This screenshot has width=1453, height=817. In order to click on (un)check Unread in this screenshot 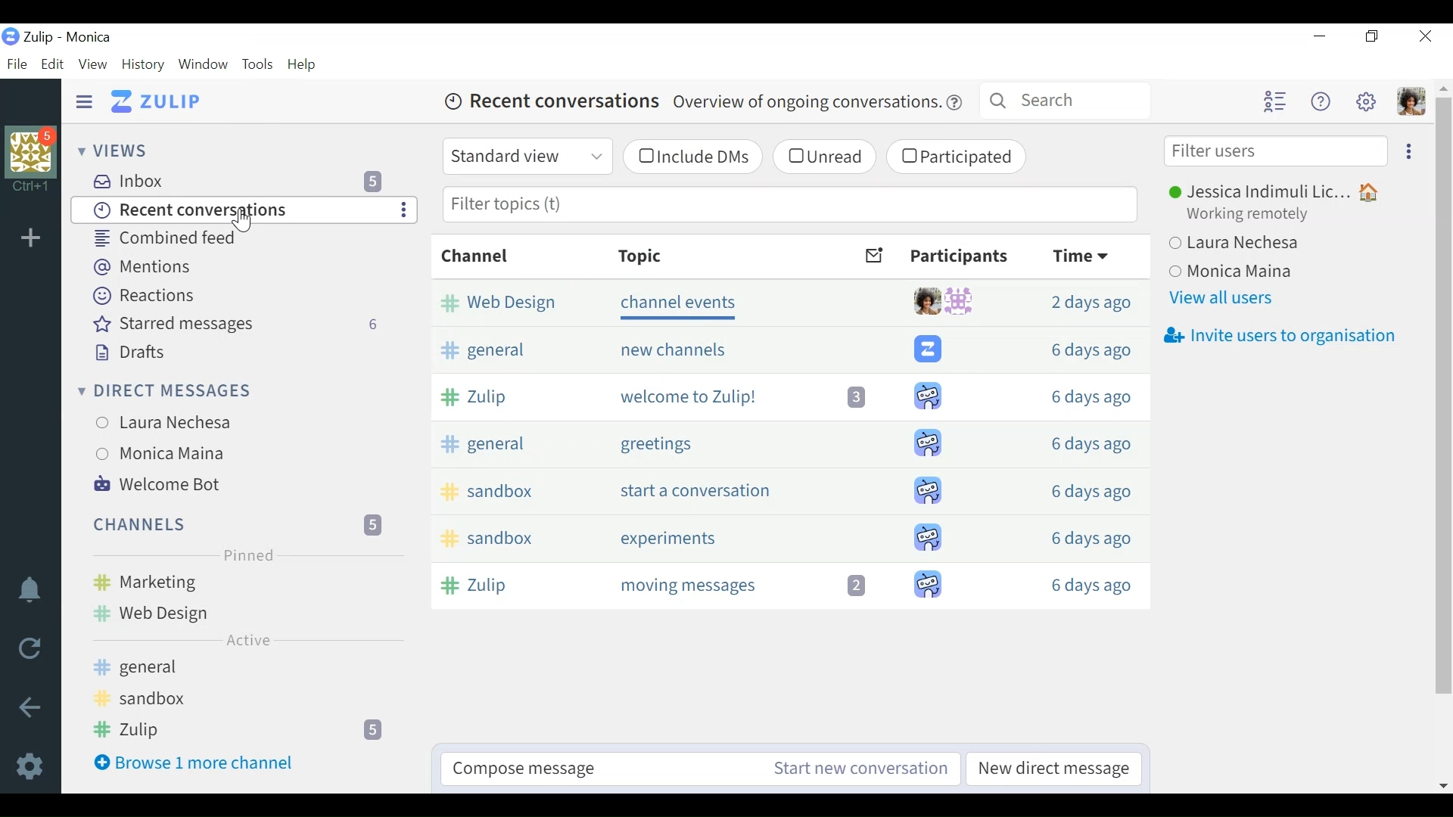, I will do `click(824, 157)`.